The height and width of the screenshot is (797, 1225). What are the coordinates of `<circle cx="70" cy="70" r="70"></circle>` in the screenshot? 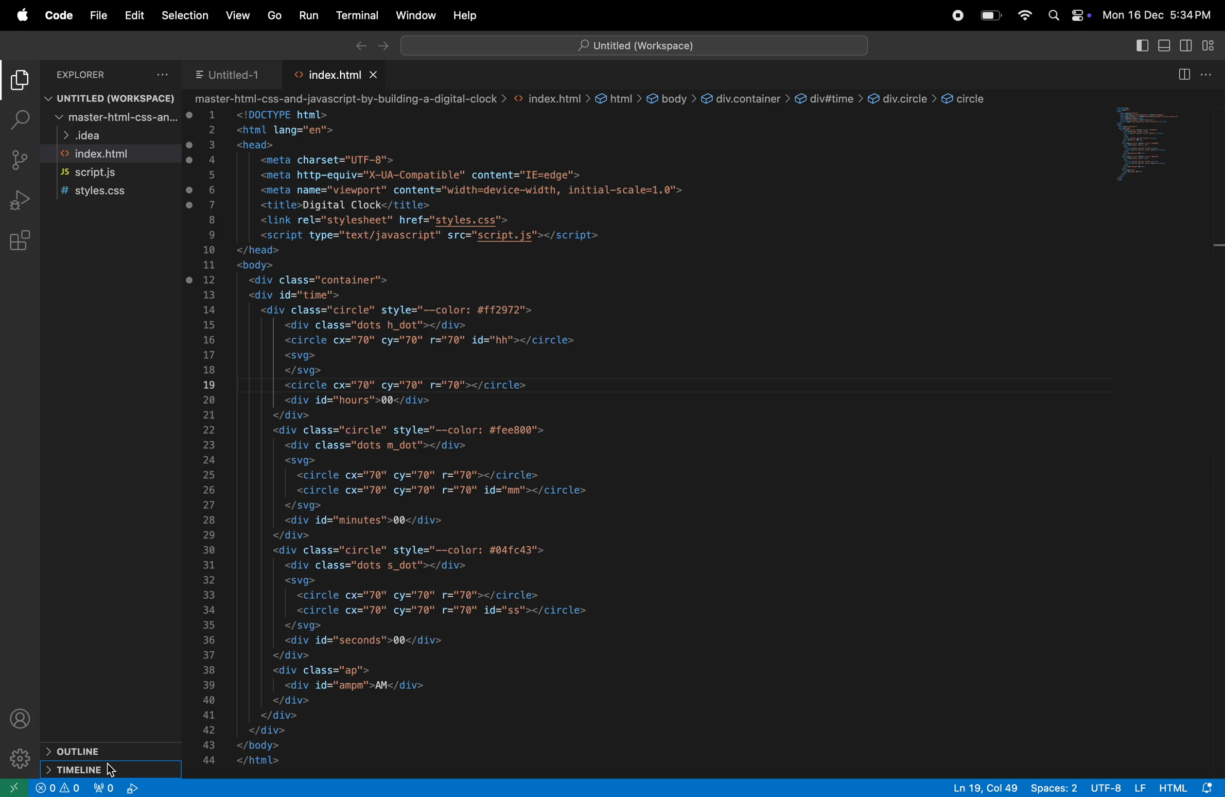 It's located at (408, 385).